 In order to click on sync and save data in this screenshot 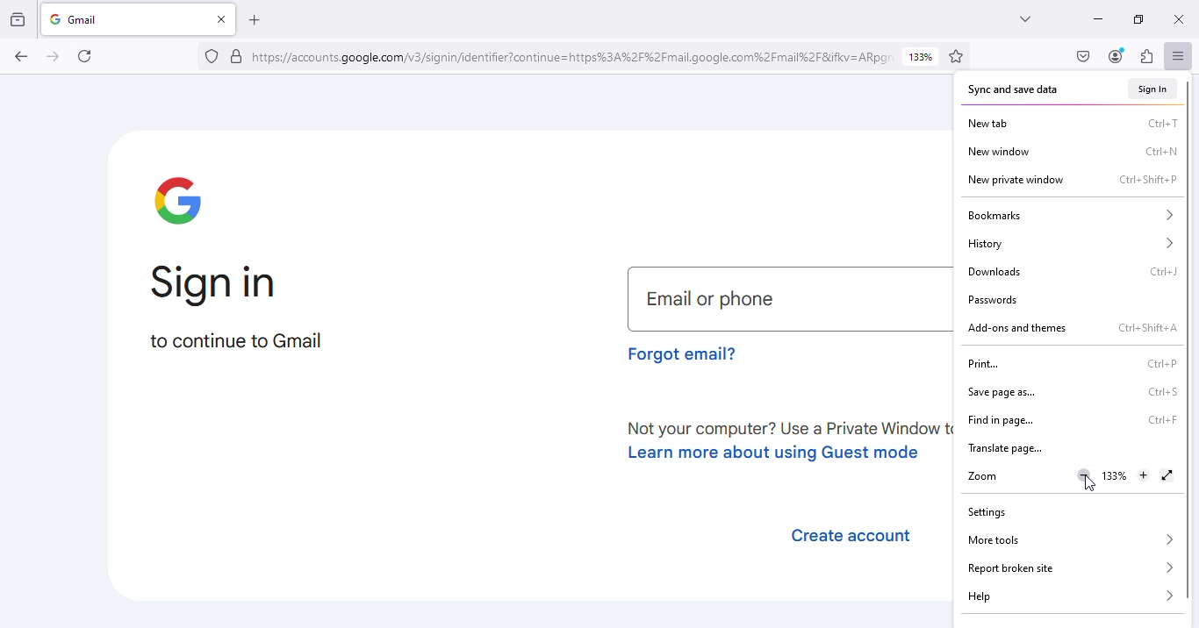, I will do `click(1012, 89)`.